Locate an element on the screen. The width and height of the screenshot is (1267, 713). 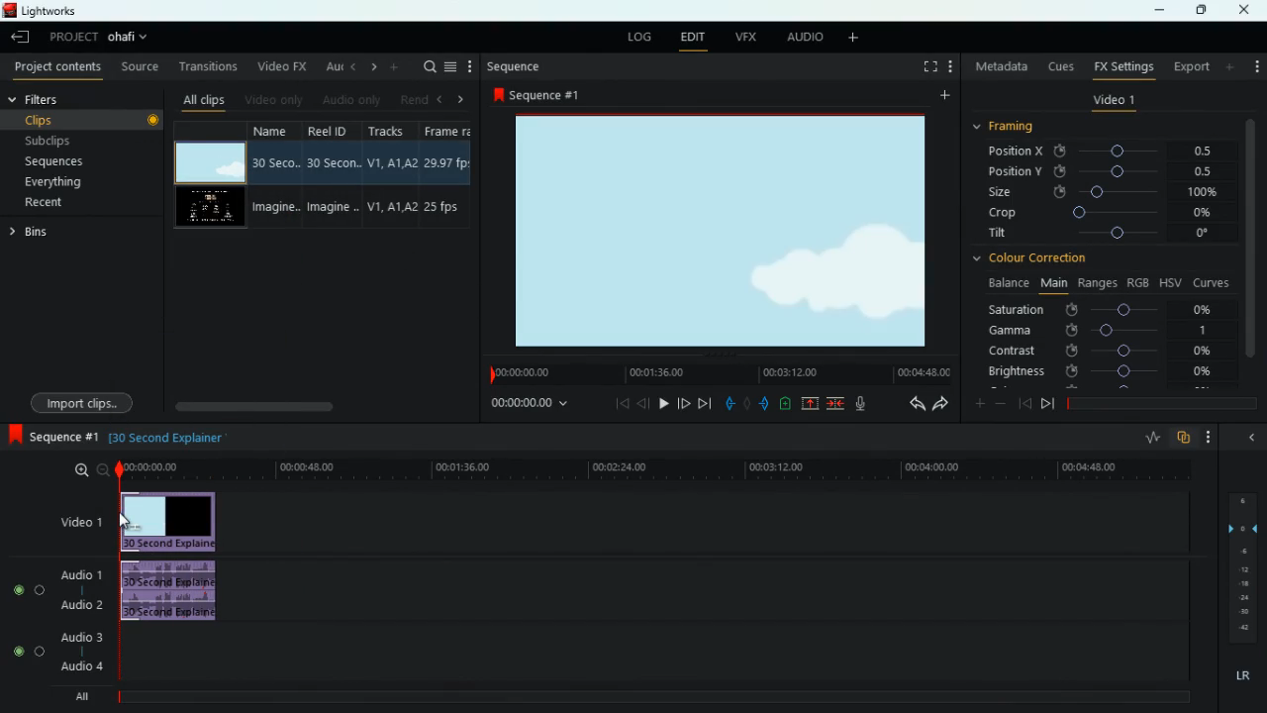
screen is located at coordinates (209, 162).